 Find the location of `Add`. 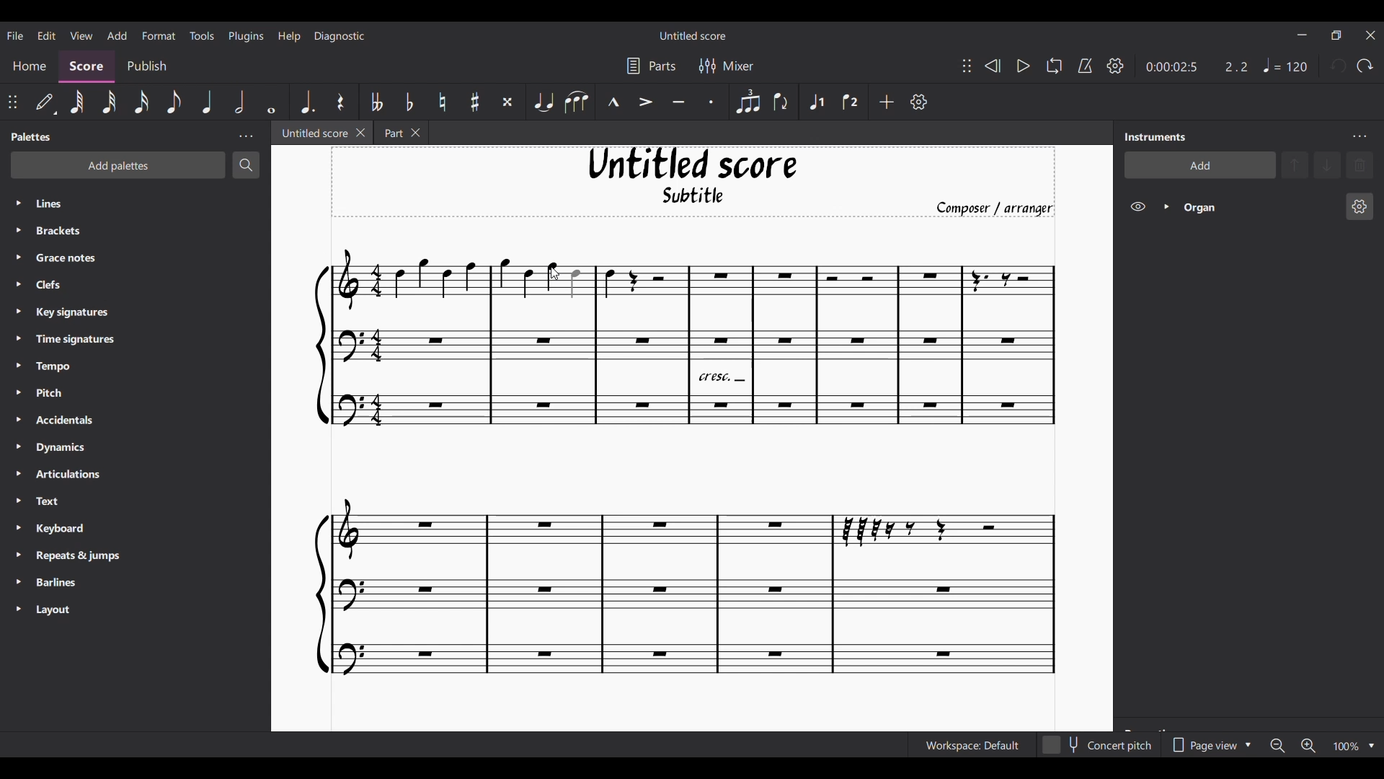

Add is located at coordinates (887, 102).